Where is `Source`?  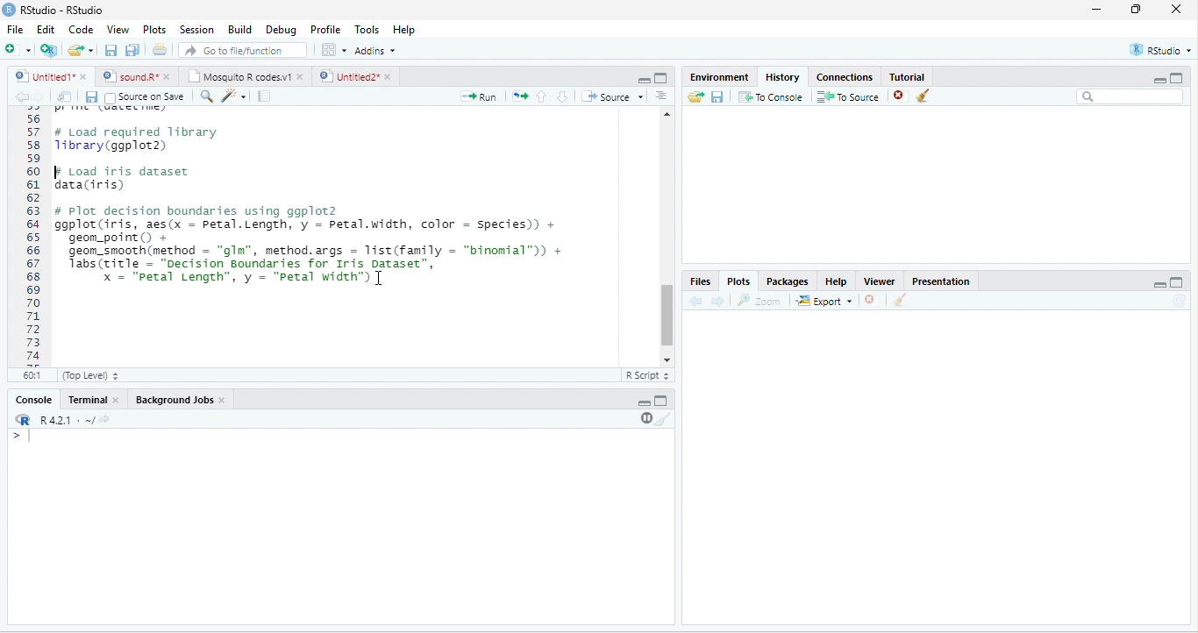
Source is located at coordinates (612, 96).